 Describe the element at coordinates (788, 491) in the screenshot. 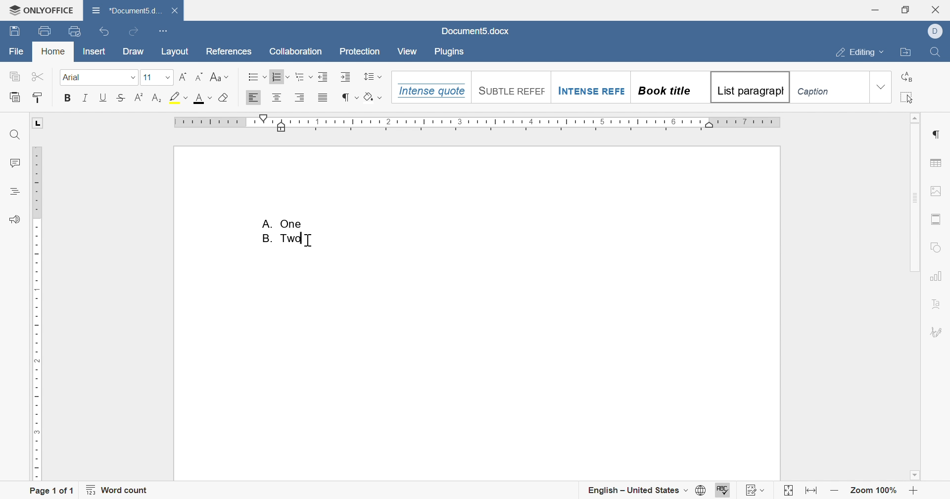

I see `fit to slide` at that location.